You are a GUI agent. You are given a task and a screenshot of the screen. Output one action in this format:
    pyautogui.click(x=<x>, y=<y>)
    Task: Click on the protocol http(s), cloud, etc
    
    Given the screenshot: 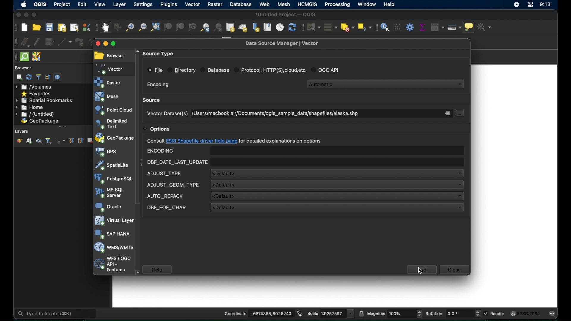 What is the action you would take?
    pyautogui.click(x=271, y=69)
    